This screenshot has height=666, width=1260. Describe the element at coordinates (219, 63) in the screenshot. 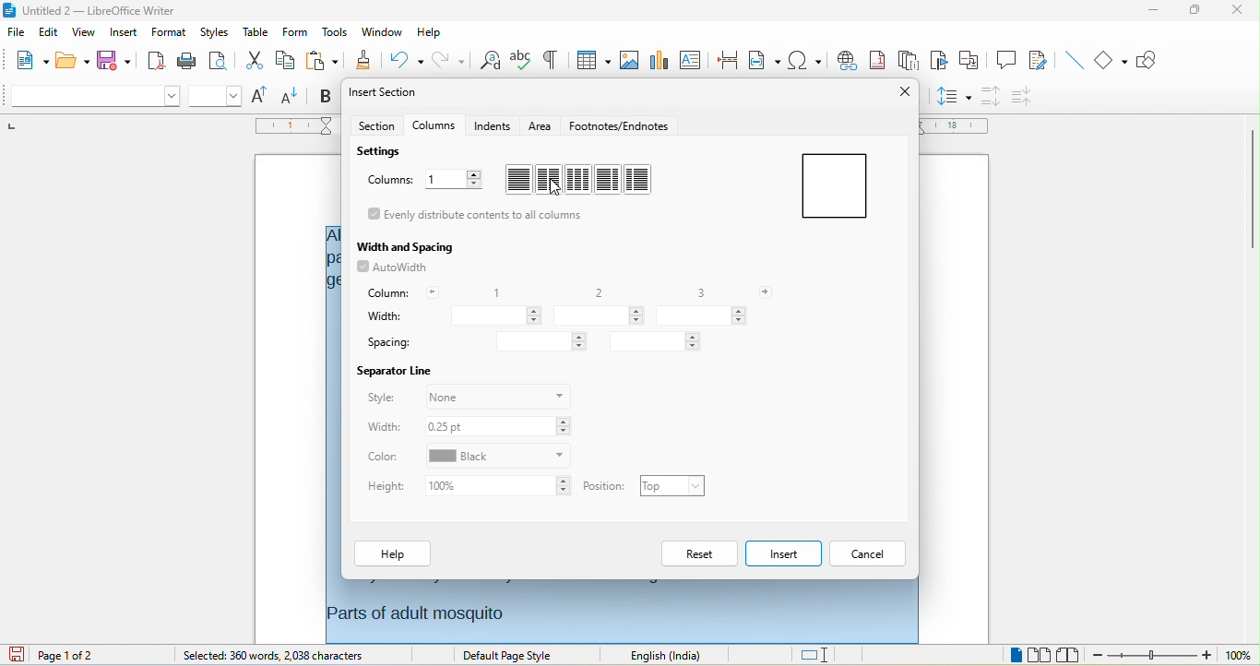

I see `print preview` at that location.